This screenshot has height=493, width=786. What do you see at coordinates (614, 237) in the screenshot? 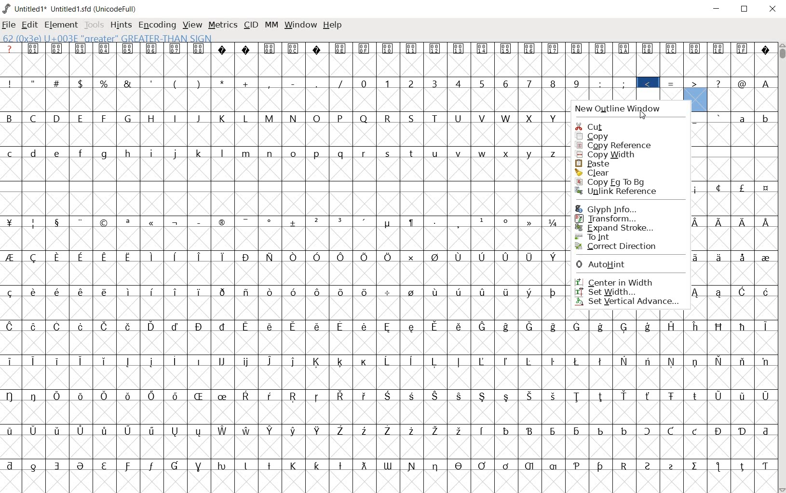
I see `To Int` at bounding box center [614, 237].